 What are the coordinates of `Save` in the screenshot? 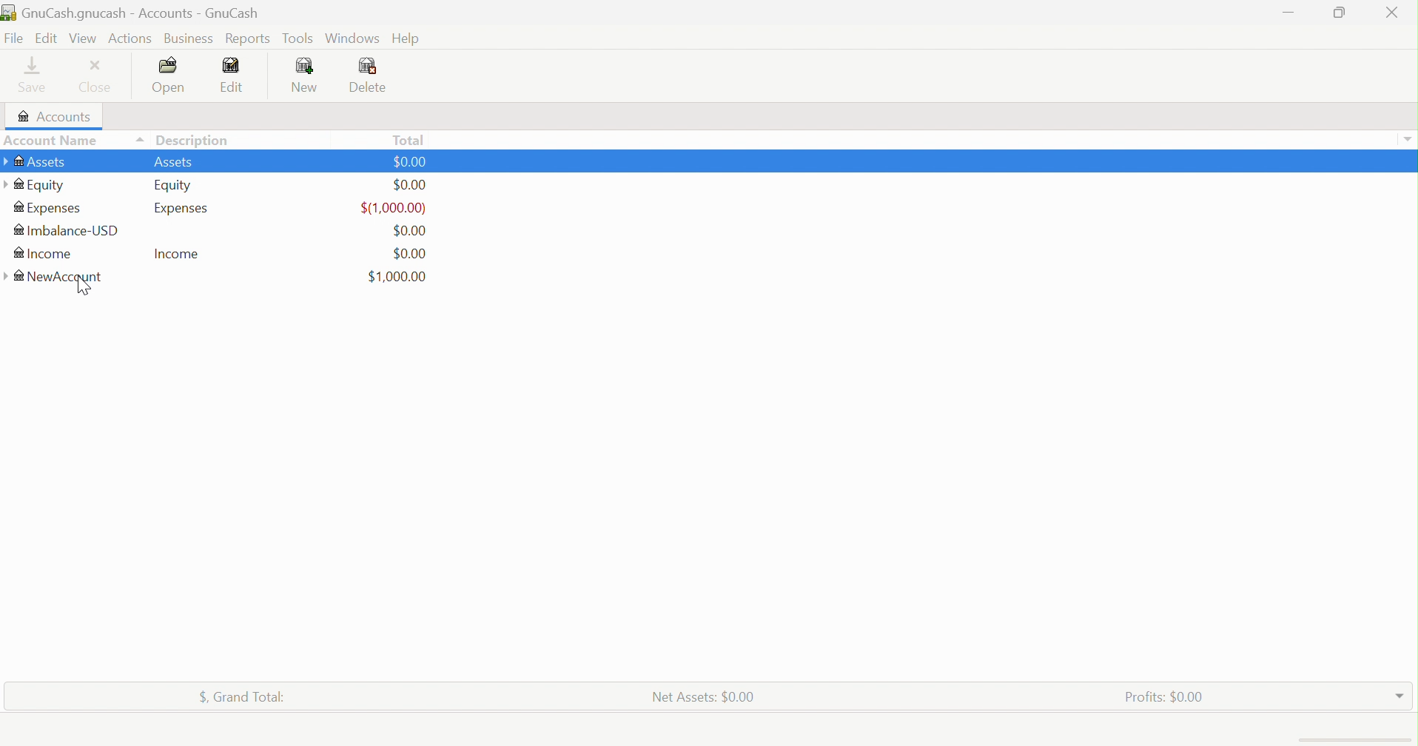 It's located at (30, 74).